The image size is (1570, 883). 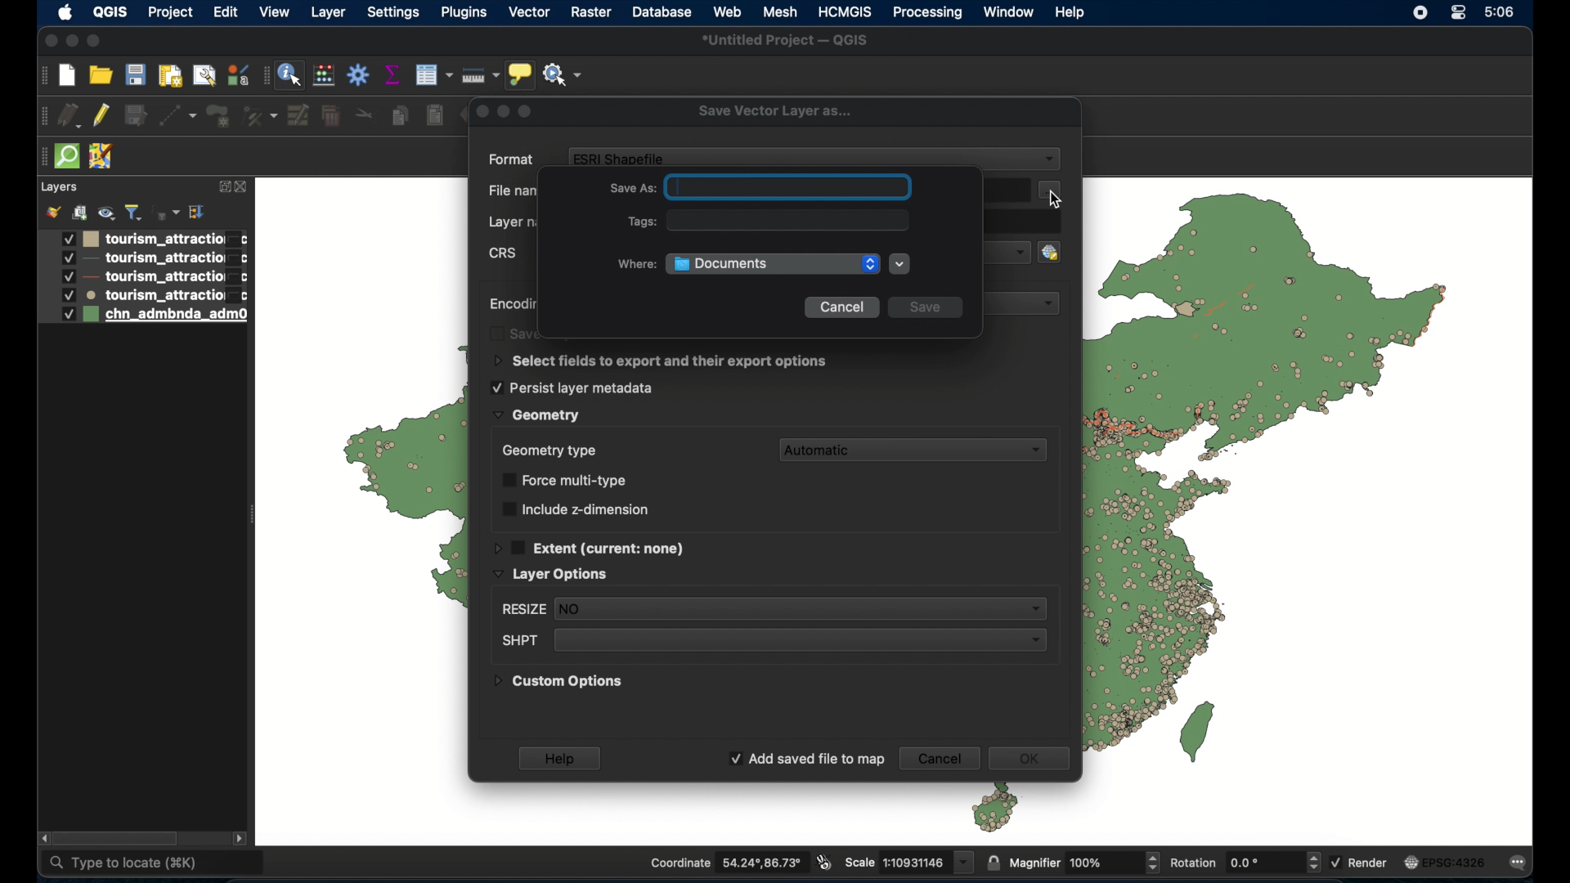 What do you see at coordinates (635, 266) in the screenshot?
I see `where` at bounding box center [635, 266].